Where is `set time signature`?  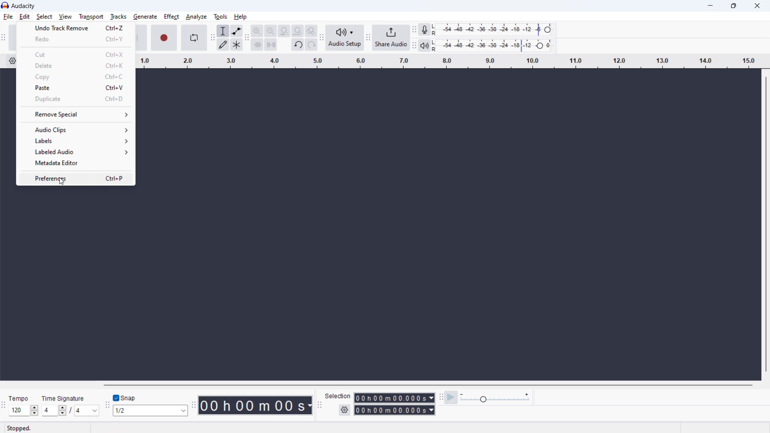
set time signature is located at coordinates (70, 411).